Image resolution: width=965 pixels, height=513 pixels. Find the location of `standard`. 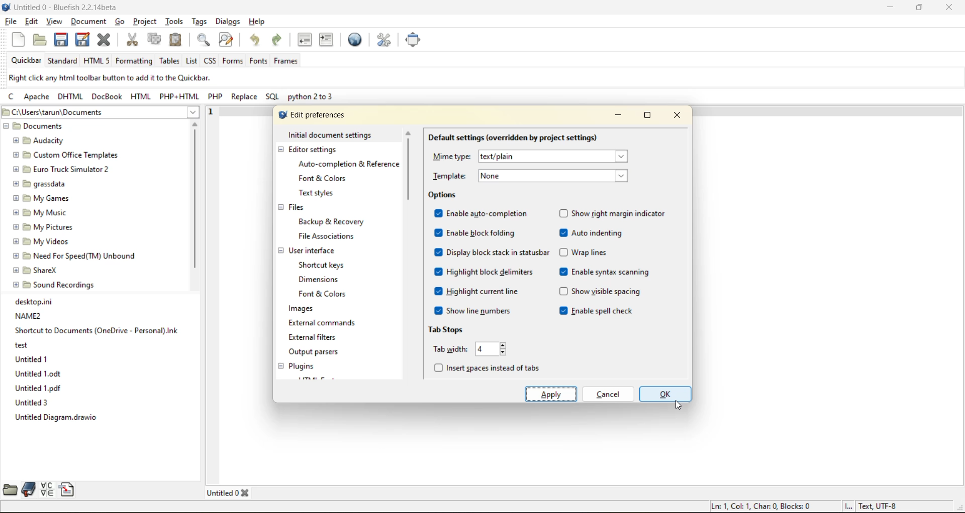

standard is located at coordinates (63, 62).